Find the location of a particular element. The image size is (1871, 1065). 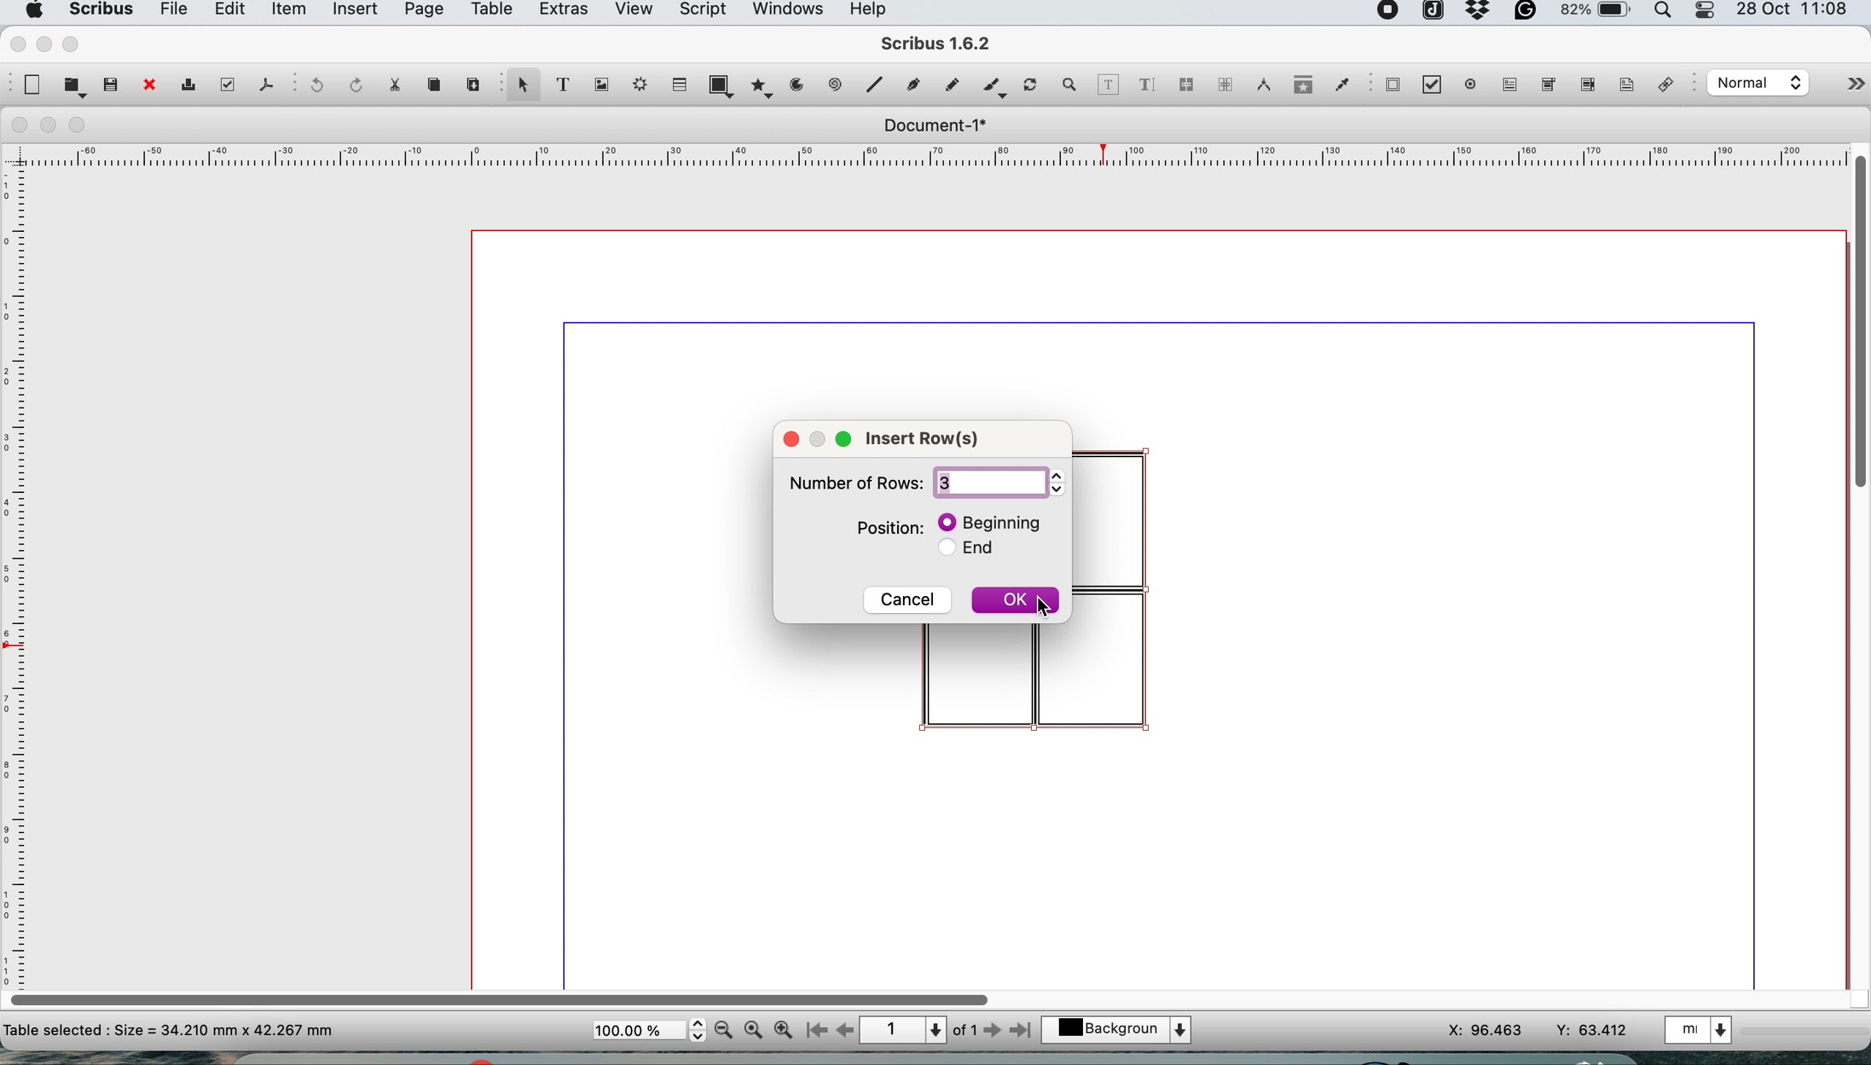

cancel is located at coordinates (908, 597).